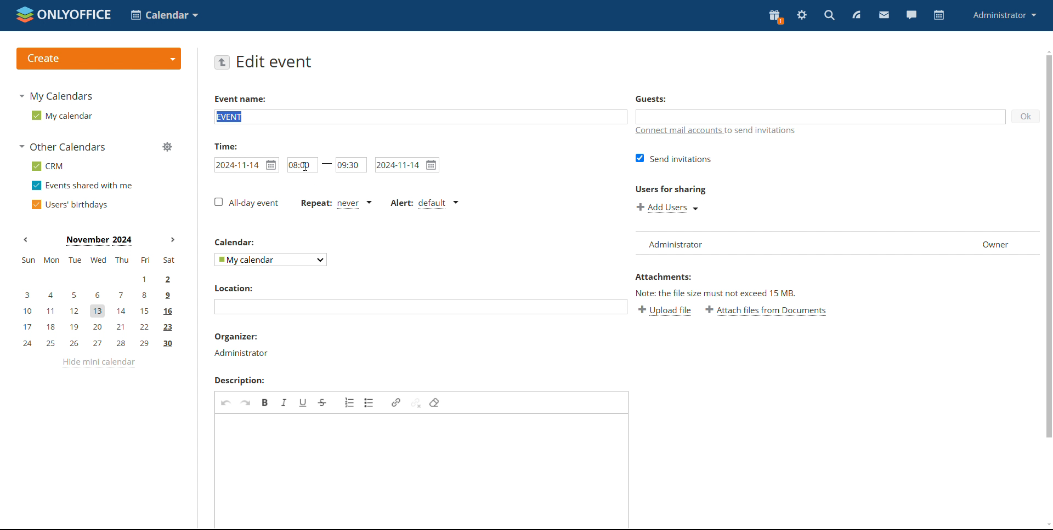 The width and height of the screenshot is (1053, 530). I want to click on hide mini calendar, so click(98, 363).